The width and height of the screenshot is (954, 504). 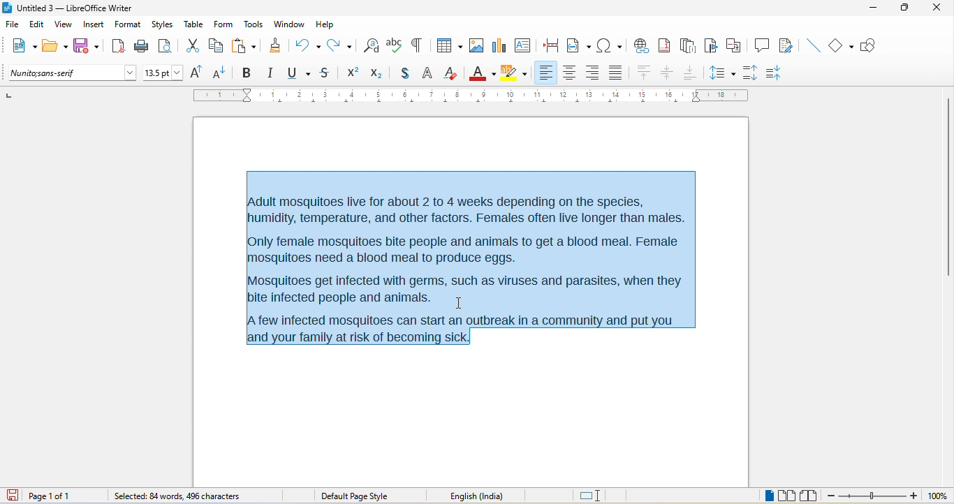 I want to click on align top, so click(x=645, y=73).